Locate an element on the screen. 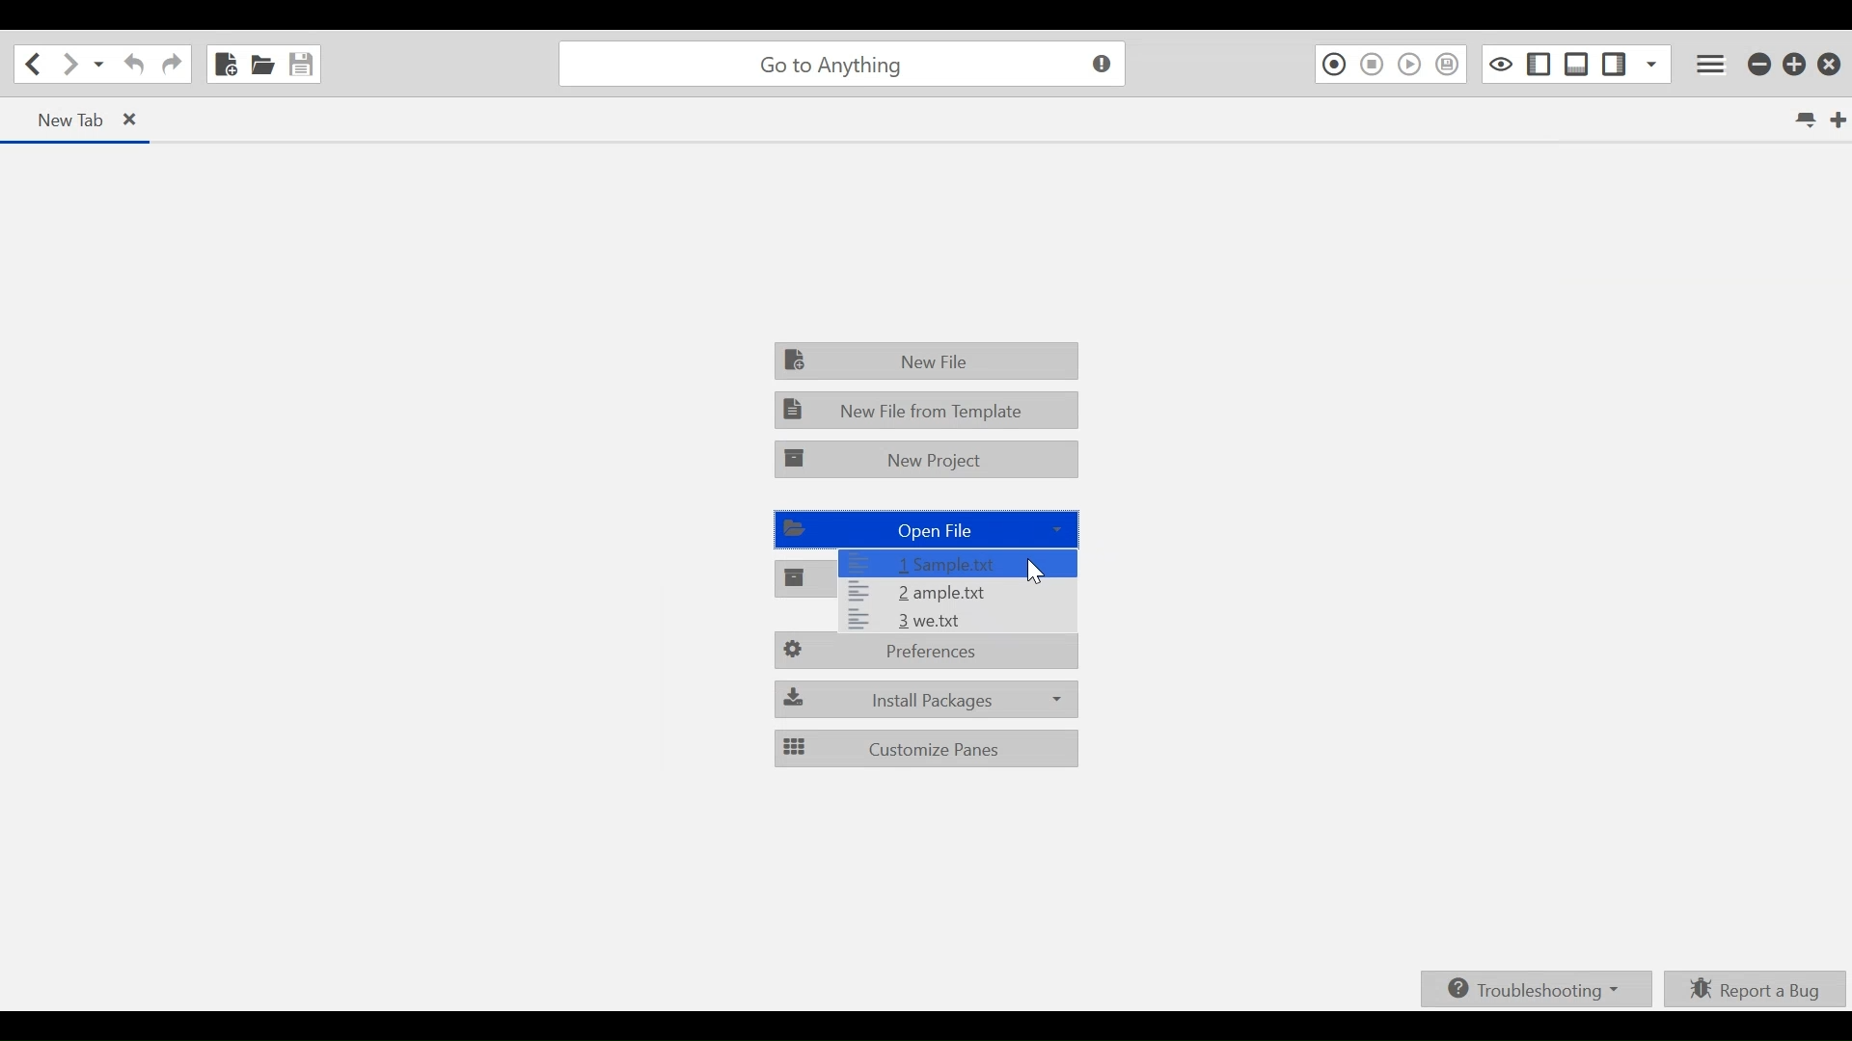 Image resolution: width=1852 pixels, height=1041 pixels. Cursor is located at coordinates (1044, 577).